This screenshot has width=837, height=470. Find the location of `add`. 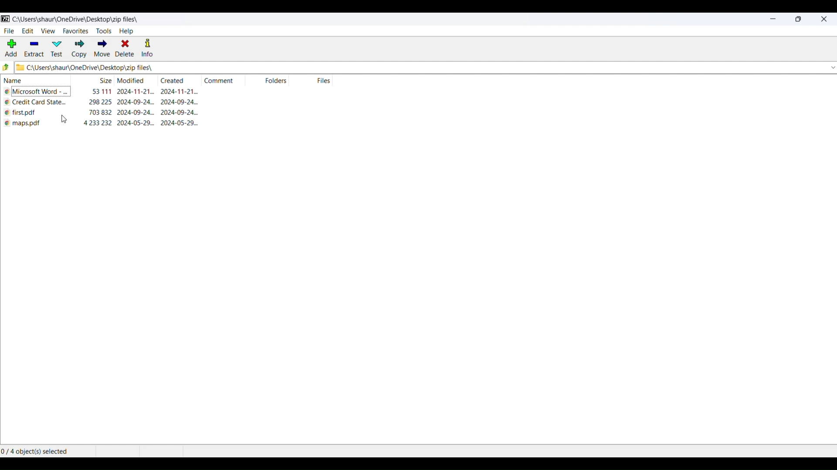

add is located at coordinates (10, 48).